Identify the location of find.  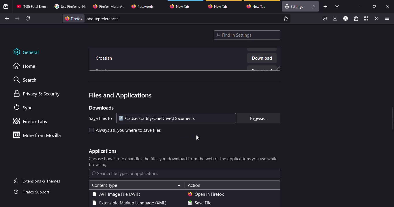
(247, 35).